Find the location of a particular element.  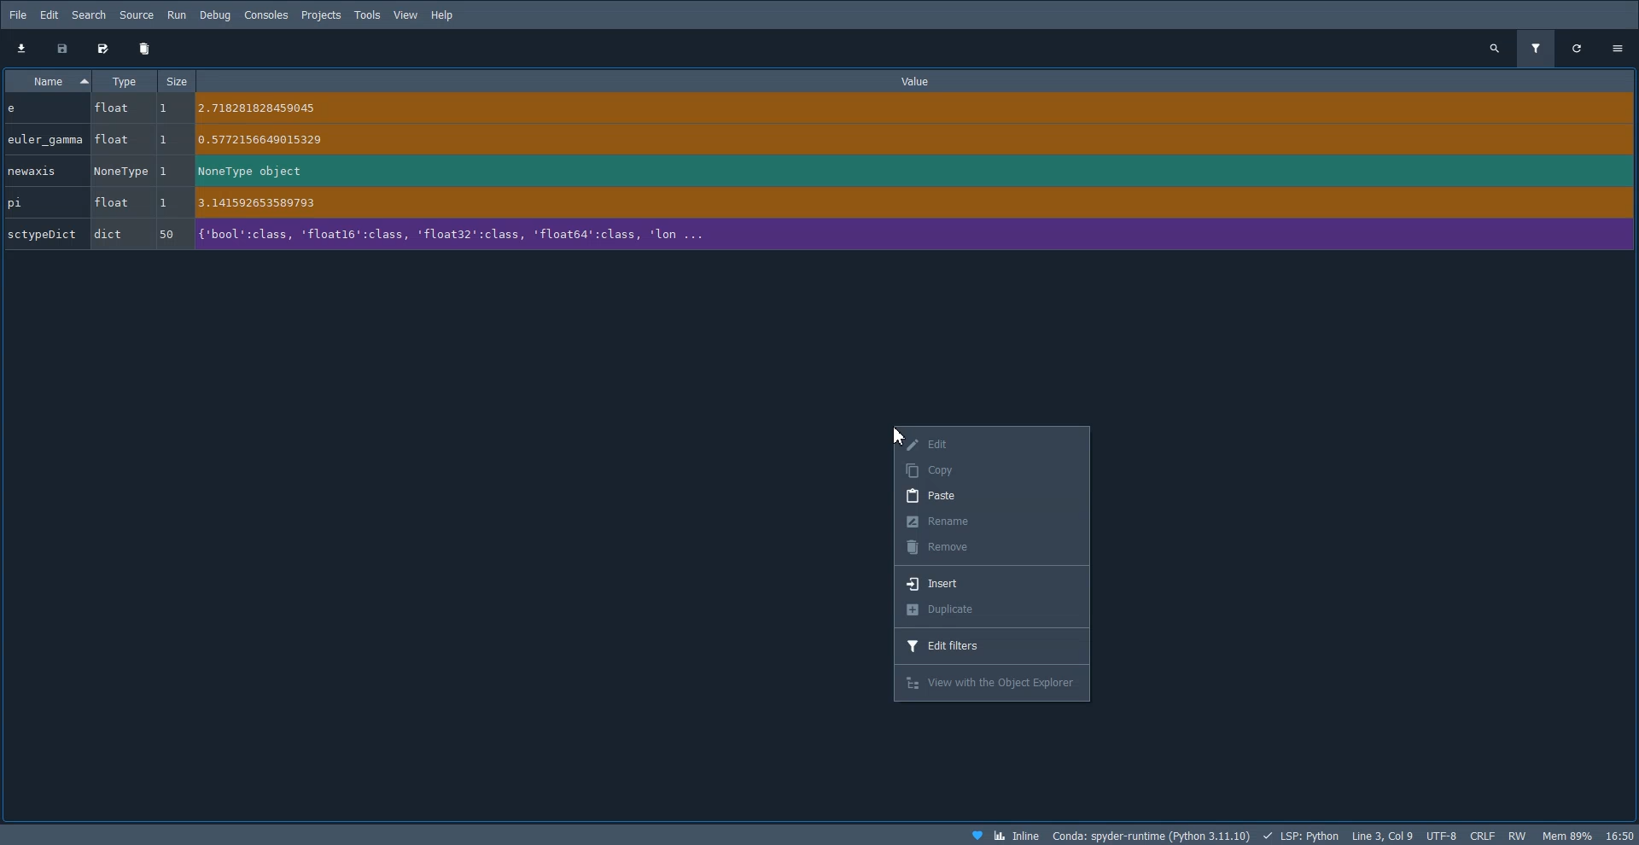

Edit is located at coordinates (994, 441).